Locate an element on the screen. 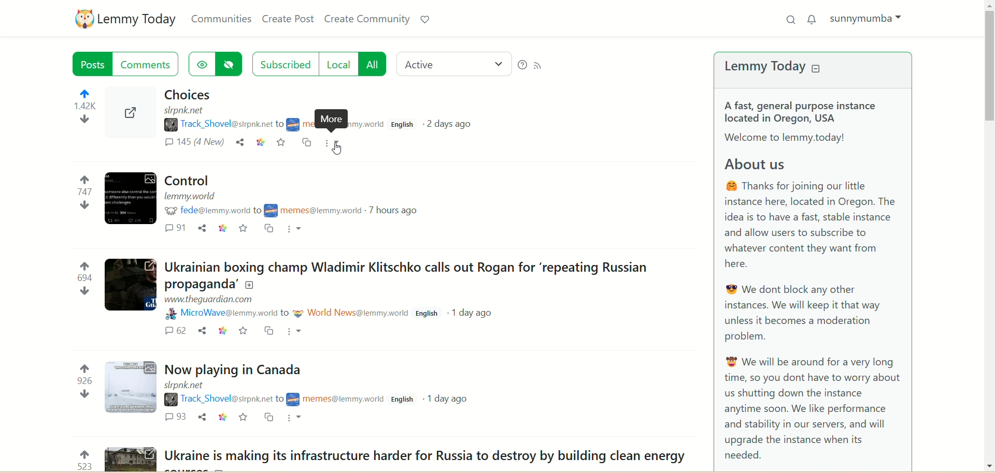  save is located at coordinates (282, 144).